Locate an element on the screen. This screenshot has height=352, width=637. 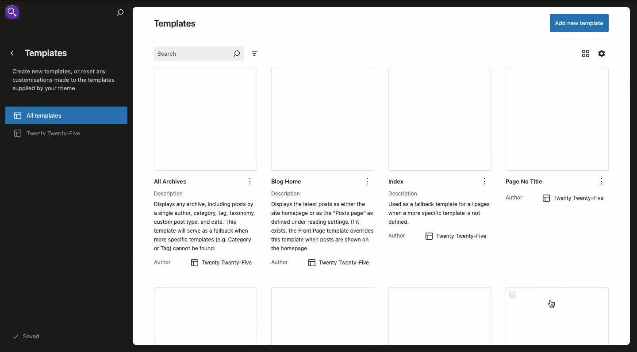
Templates is located at coordinates (324, 316).